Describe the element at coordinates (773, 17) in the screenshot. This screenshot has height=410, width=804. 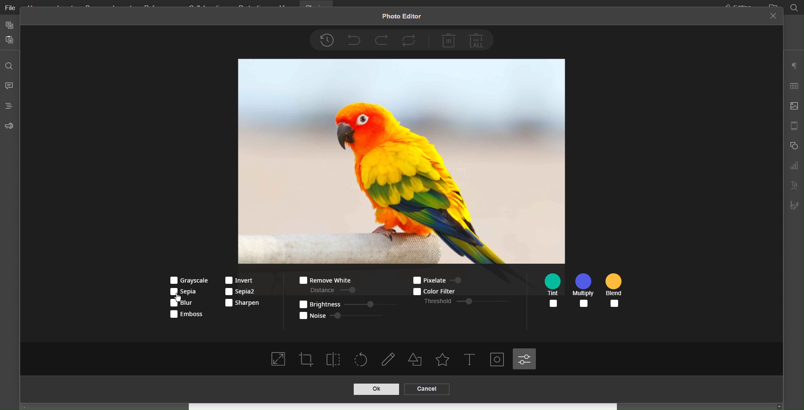
I see `Cancel` at that location.